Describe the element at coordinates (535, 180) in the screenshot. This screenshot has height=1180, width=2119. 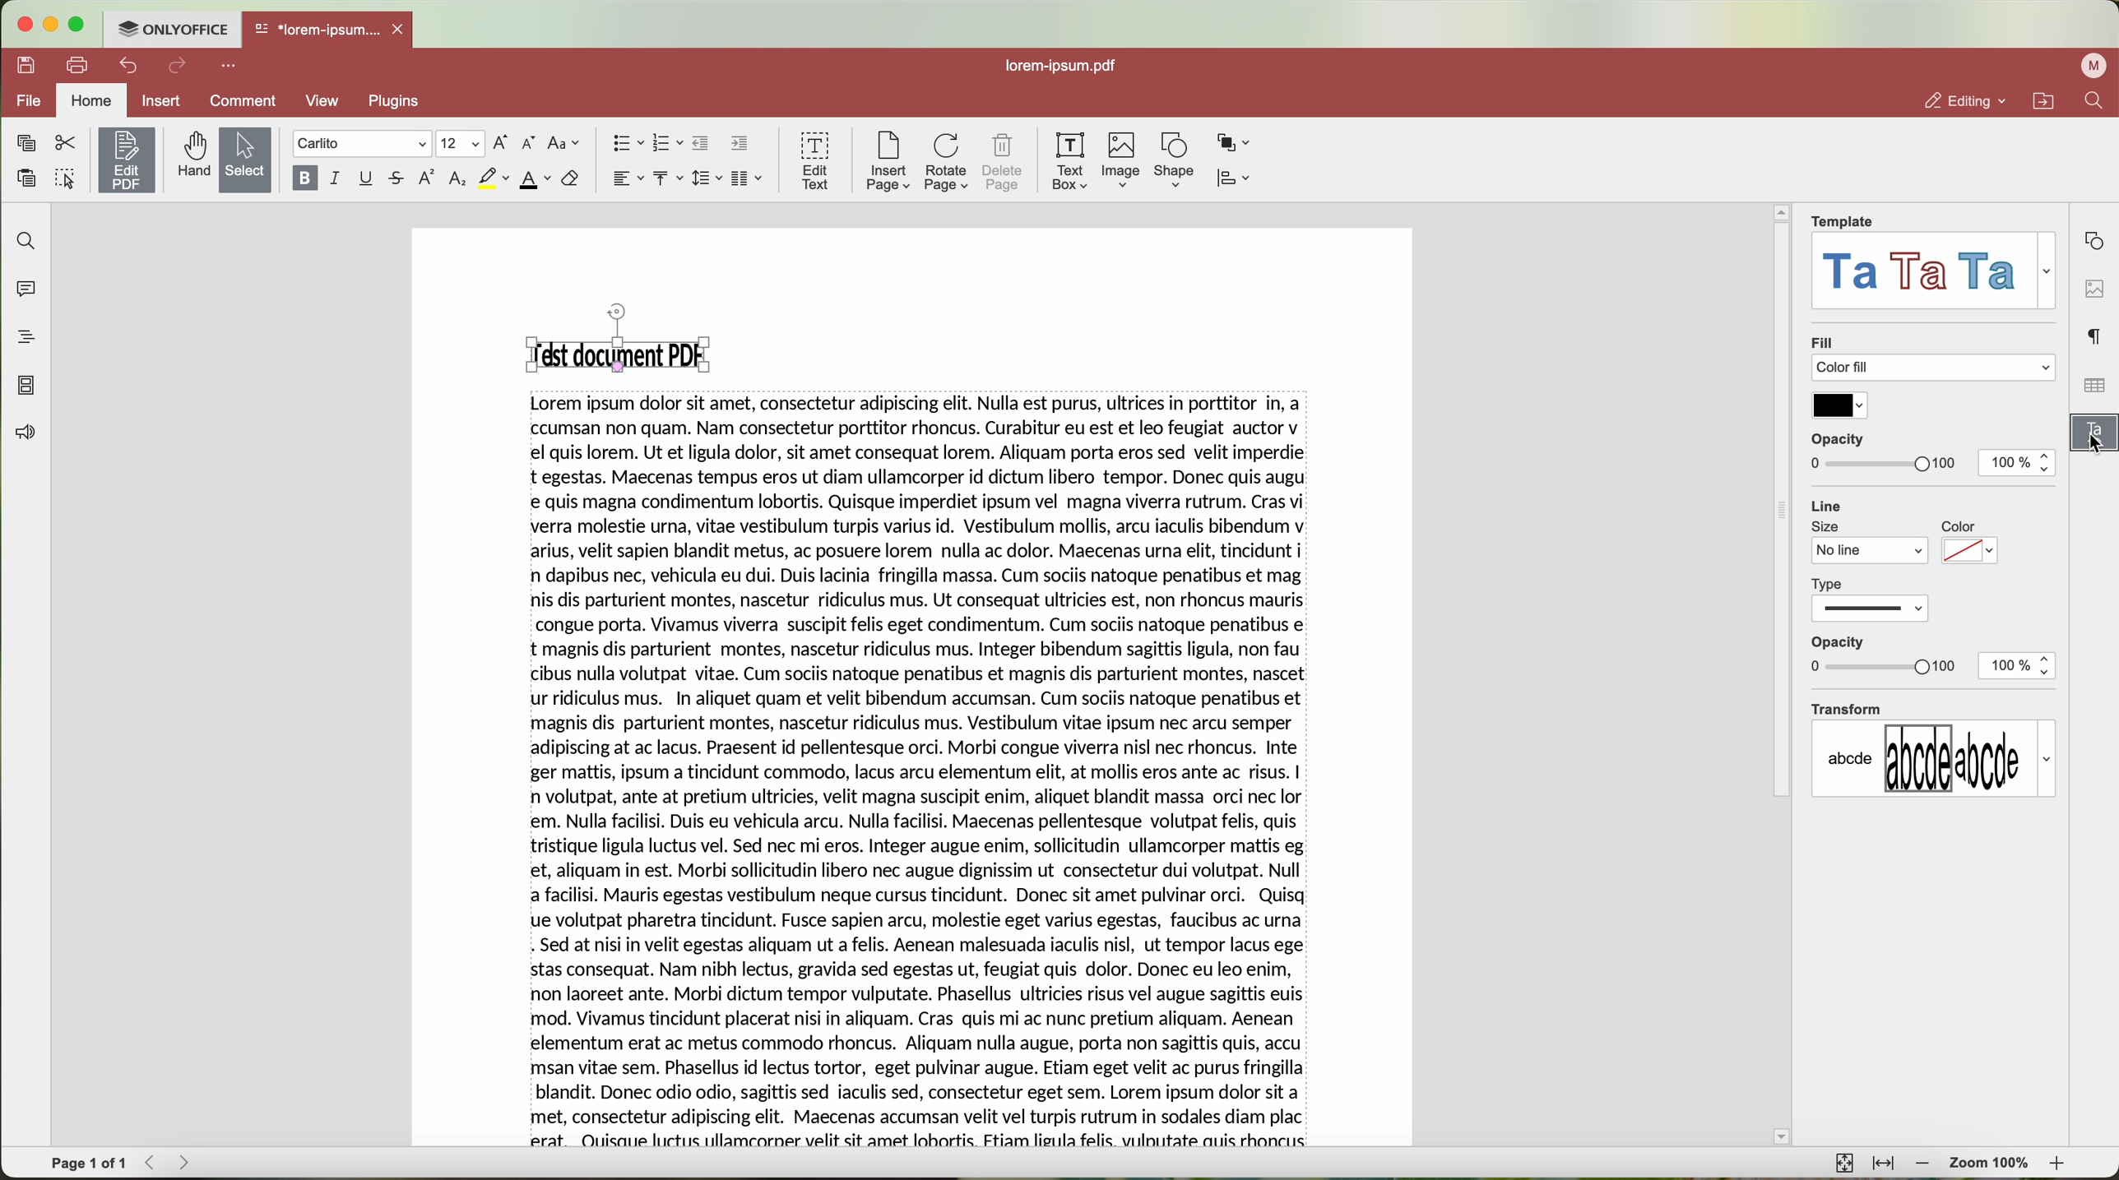
I see `font color` at that location.